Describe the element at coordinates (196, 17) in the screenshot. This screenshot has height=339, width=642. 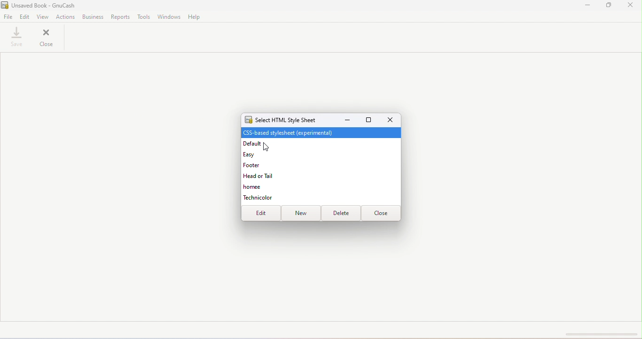
I see `Help` at that location.